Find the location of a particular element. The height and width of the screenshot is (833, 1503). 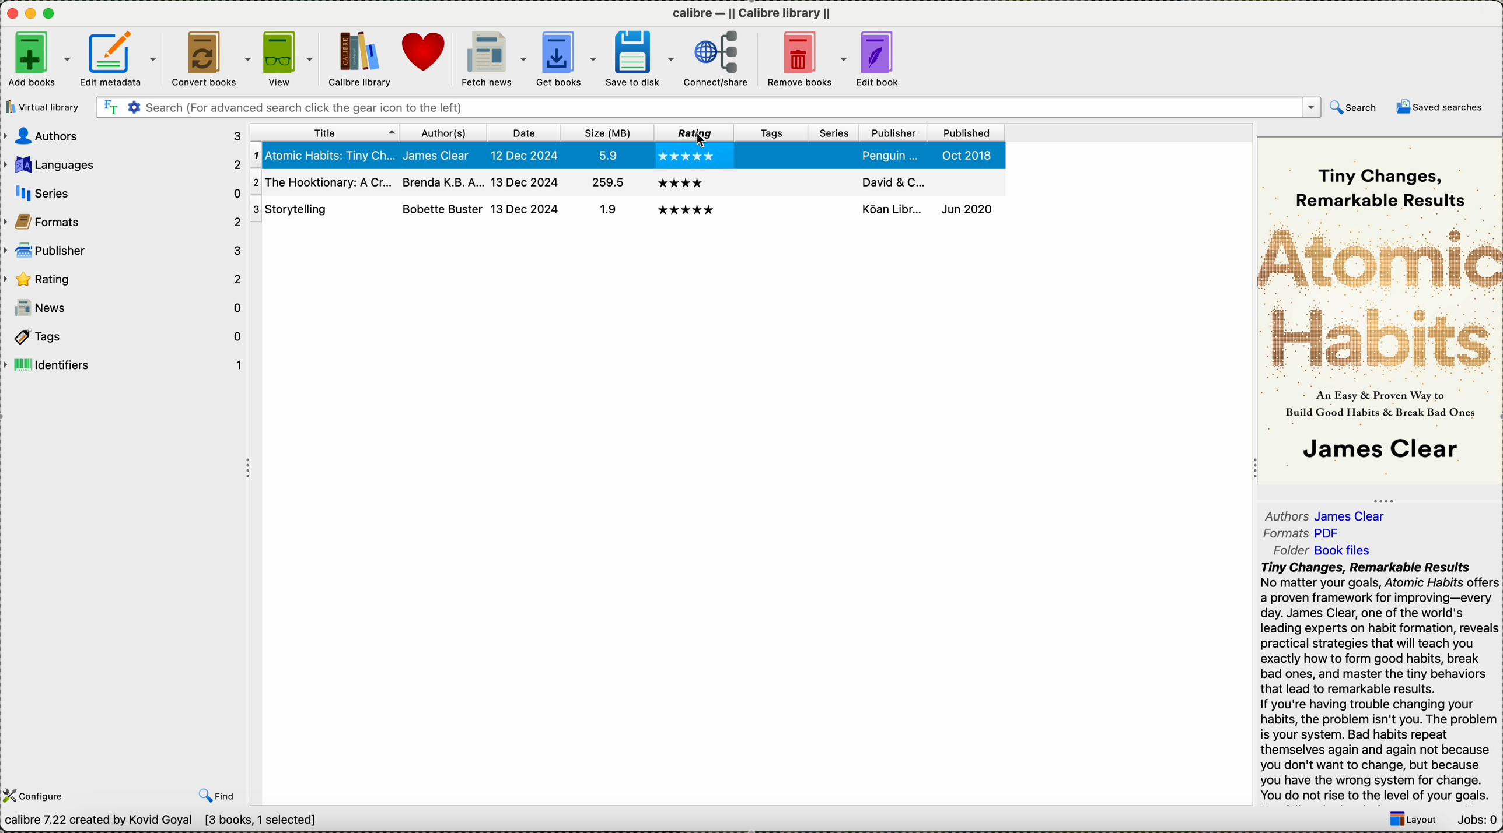

Book file is located at coordinates (1343, 552).